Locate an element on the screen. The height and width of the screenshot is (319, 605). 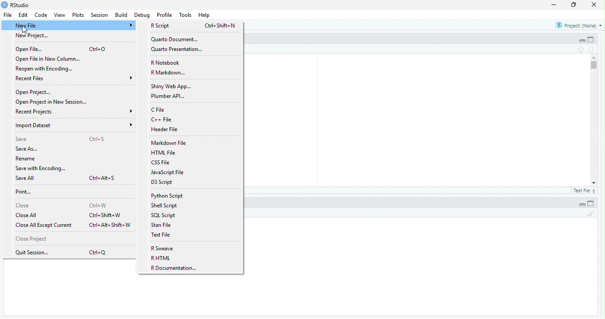
scroll down is located at coordinates (594, 183).